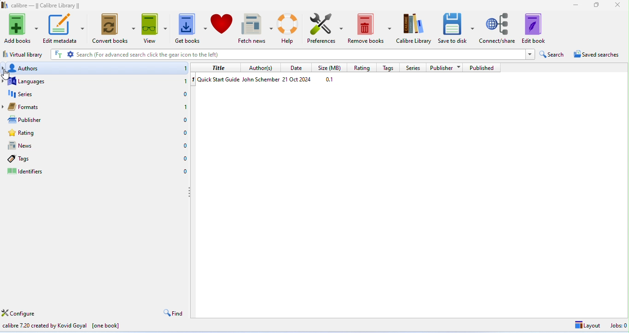  I want to click on edit metadata, so click(64, 28).